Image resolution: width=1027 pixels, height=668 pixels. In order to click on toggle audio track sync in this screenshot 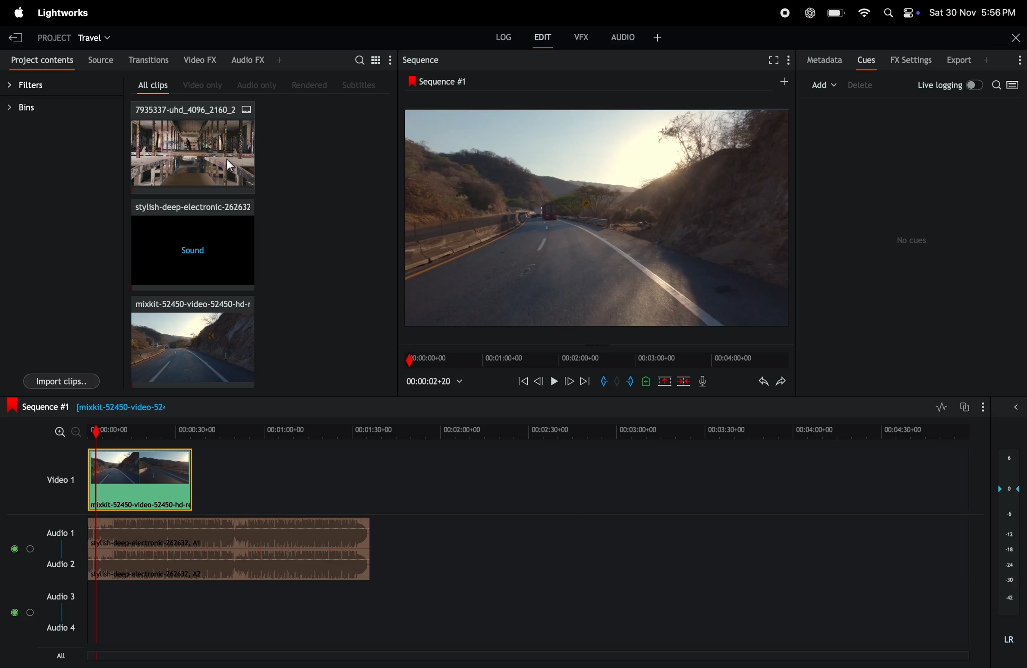, I will do `click(966, 406)`.